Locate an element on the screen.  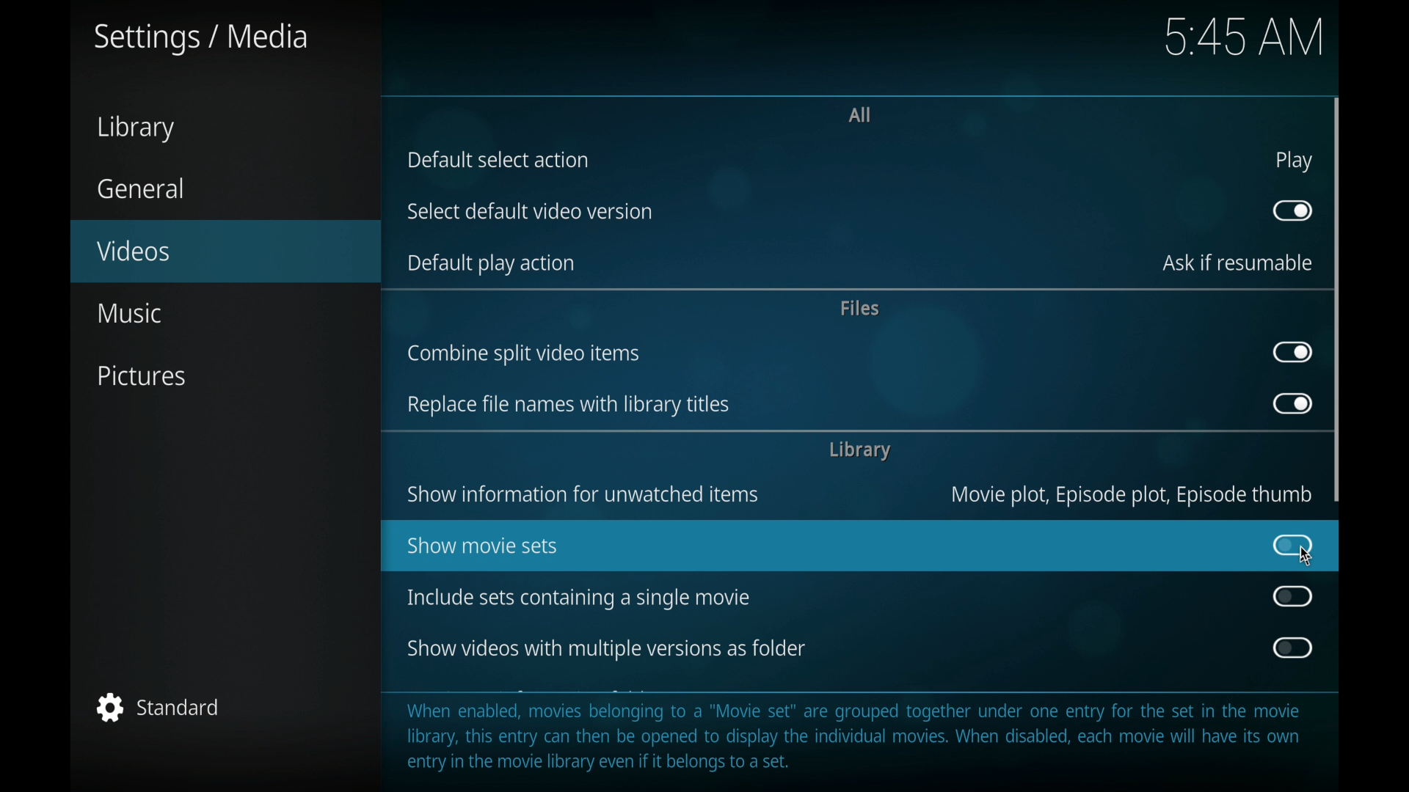
toggle button is located at coordinates (1293, 596).